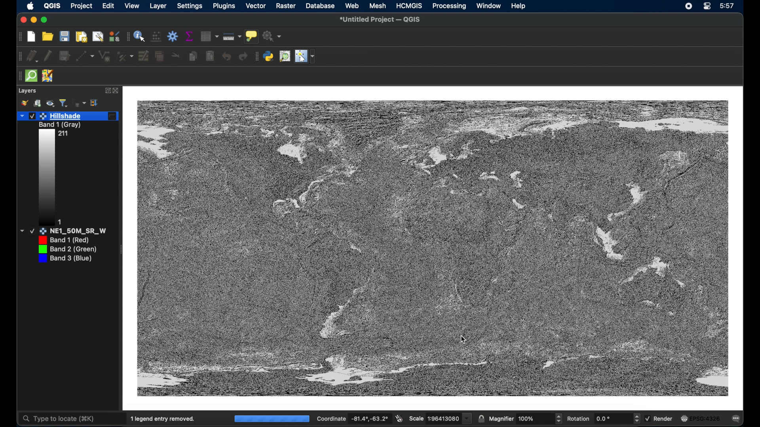  Describe the element at coordinates (190, 6) in the screenshot. I see `settings` at that location.